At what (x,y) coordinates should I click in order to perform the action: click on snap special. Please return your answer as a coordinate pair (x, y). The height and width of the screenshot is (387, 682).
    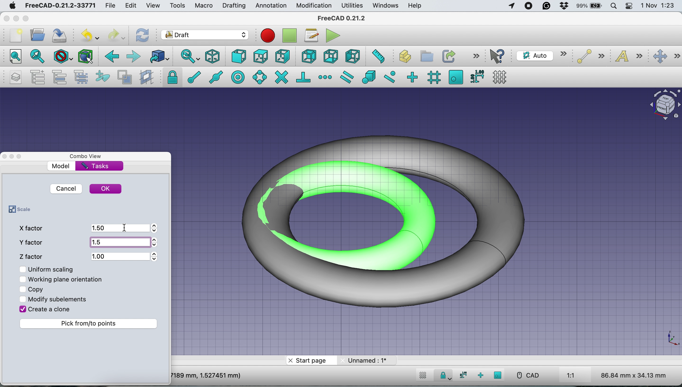
    Looking at the image, I should click on (369, 77).